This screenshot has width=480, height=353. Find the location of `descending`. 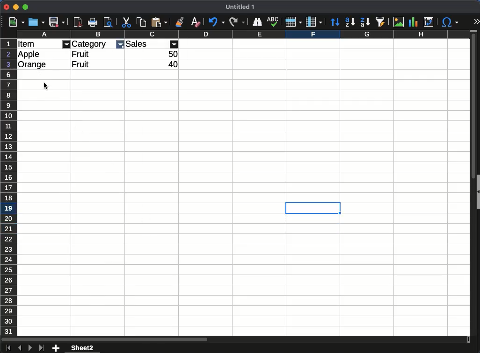

descending is located at coordinates (365, 22).